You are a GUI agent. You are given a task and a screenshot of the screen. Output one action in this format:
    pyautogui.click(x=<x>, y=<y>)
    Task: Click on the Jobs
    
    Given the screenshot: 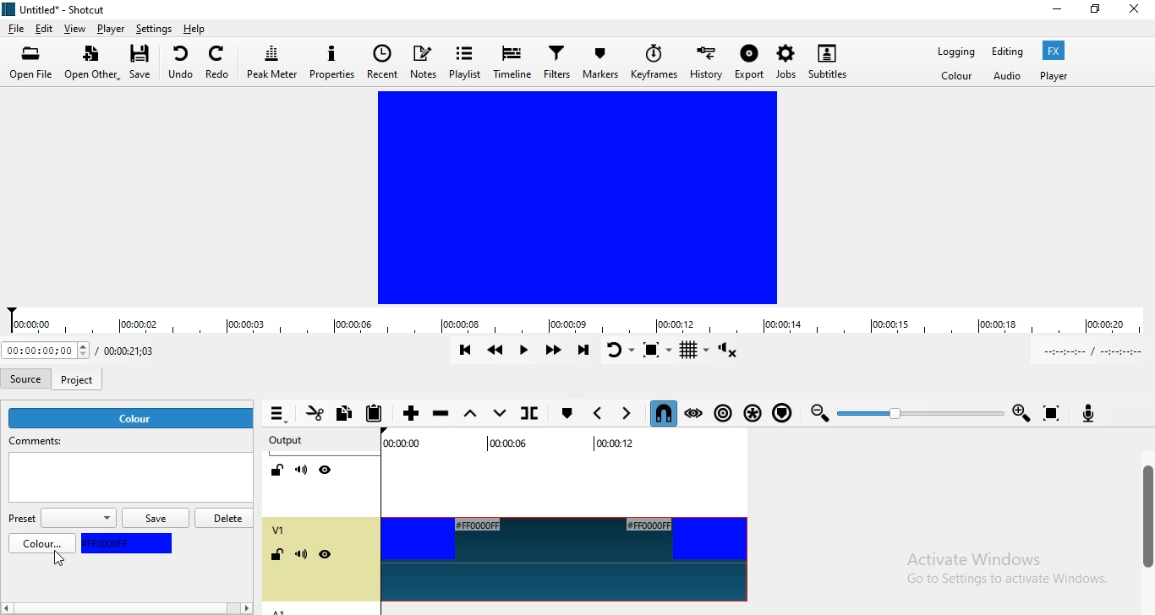 What is the action you would take?
    pyautogui.click(x=786, y=60)
    